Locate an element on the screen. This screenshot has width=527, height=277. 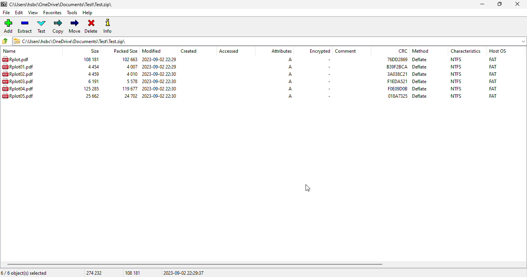
2023-09-02 22:29:37 is located at coordinates (184, 273).